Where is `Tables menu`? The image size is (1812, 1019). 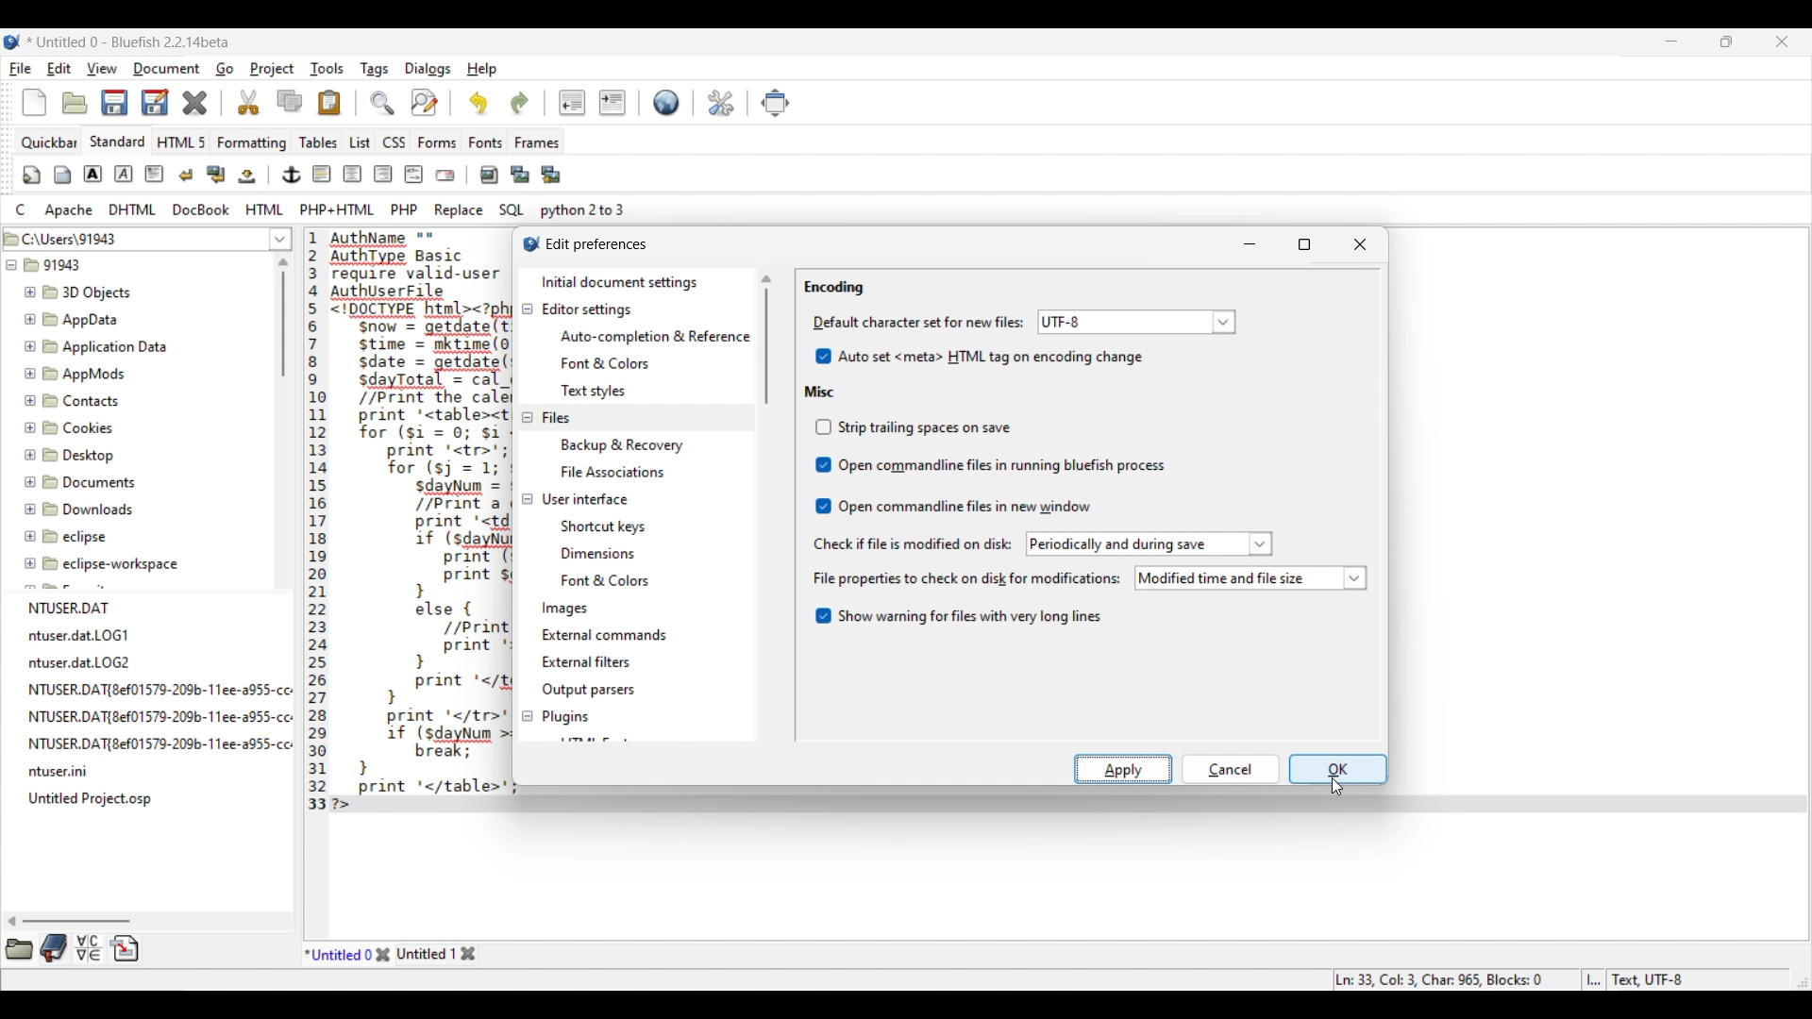
Tables menu is located at coordinates (318, 142).